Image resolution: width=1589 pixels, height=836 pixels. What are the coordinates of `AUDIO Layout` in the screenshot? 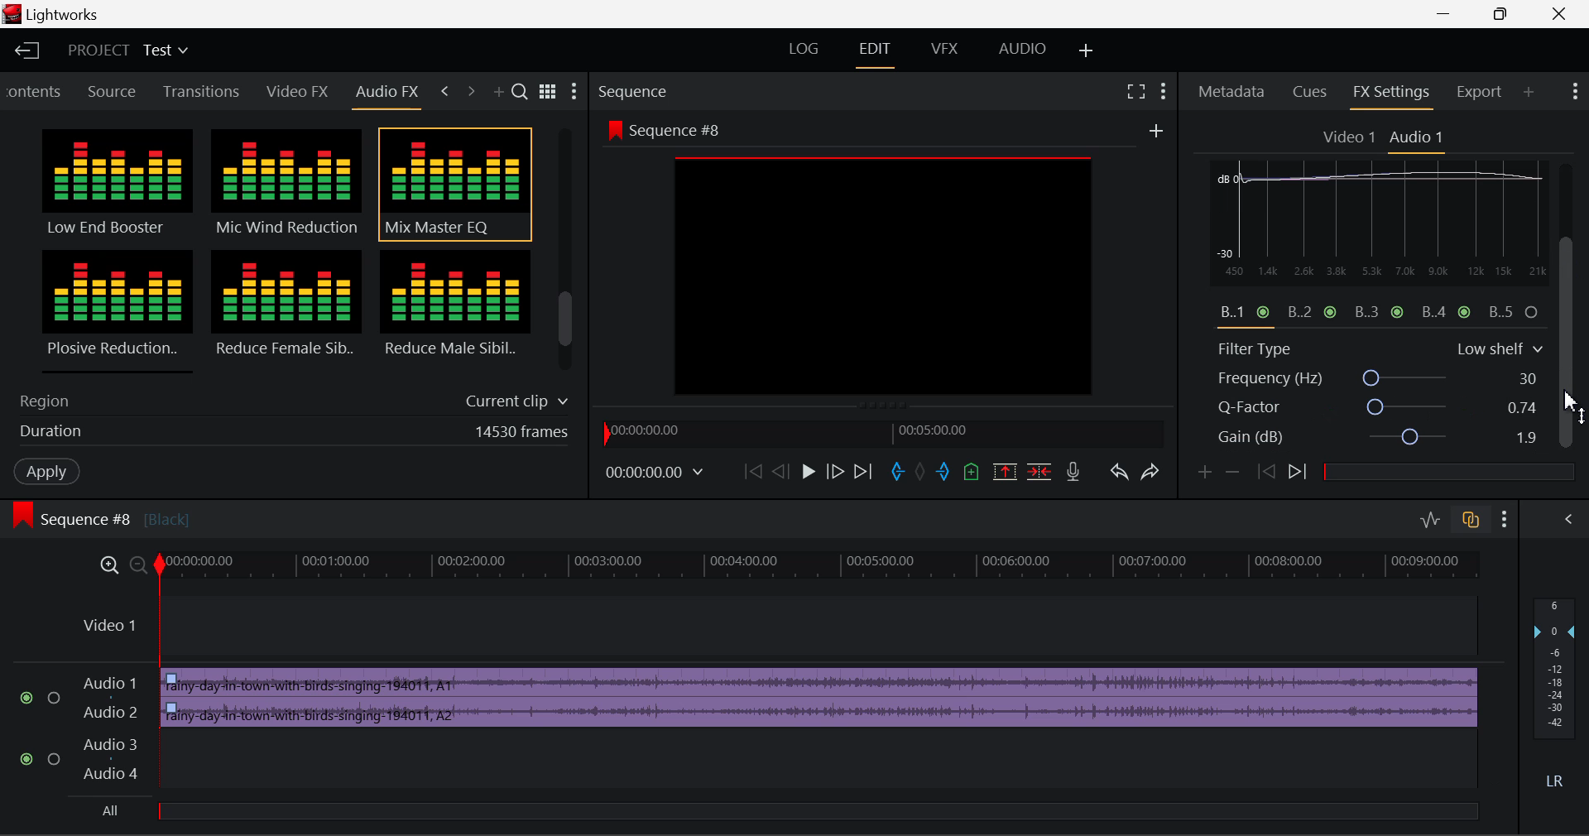 It's located at (1021, 50).